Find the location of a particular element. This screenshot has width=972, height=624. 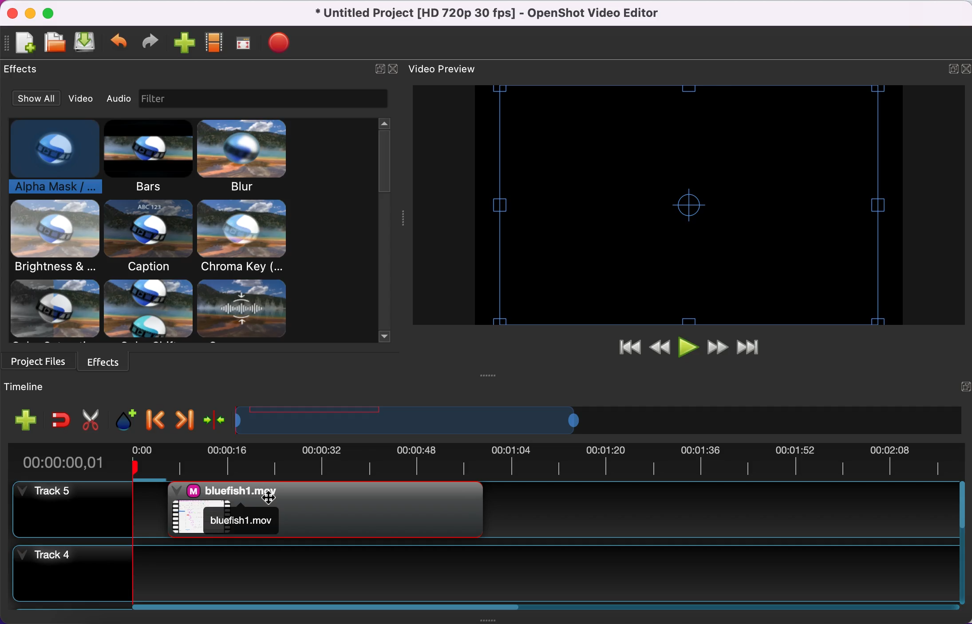

rewind is located at coordinates (660, 348).